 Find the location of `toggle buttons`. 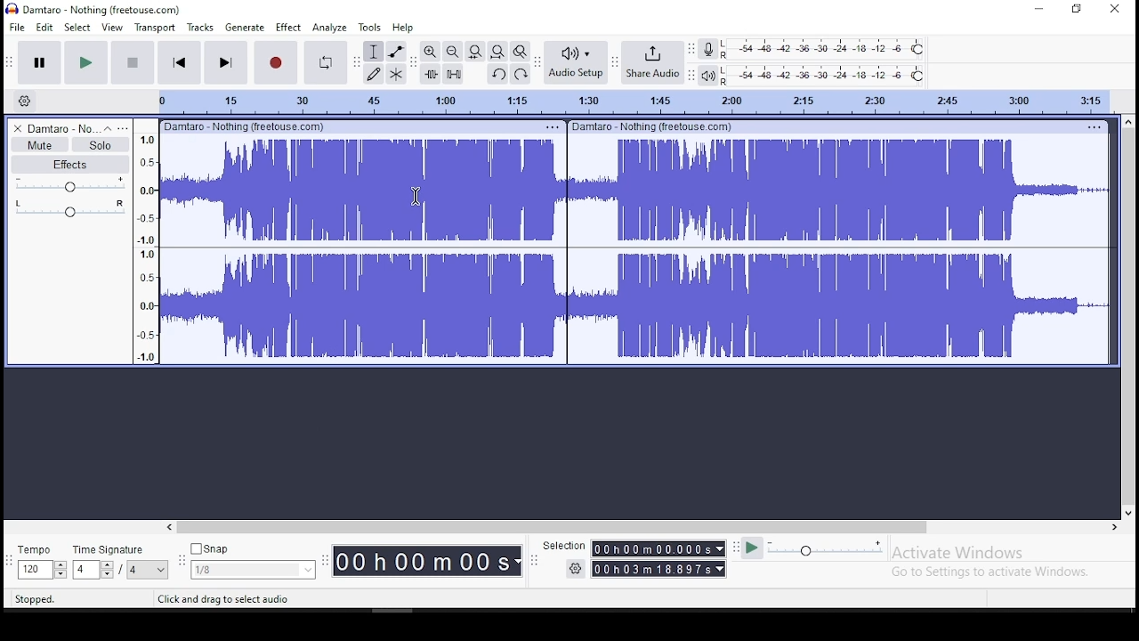

toggle buttons is located at coordinates (94, 570).